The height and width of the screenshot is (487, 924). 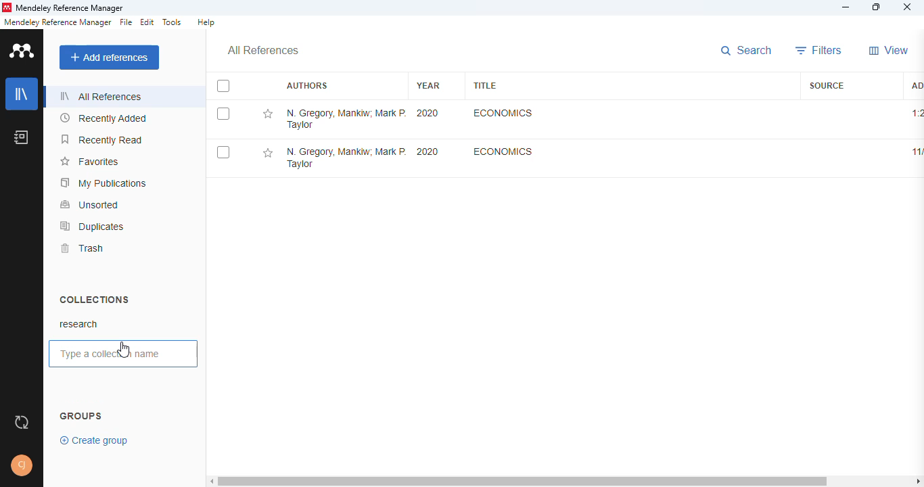 What do you see at coordinates (917, 113) in the screenshot?
I see `1:20` at bounding box center [917, 113].